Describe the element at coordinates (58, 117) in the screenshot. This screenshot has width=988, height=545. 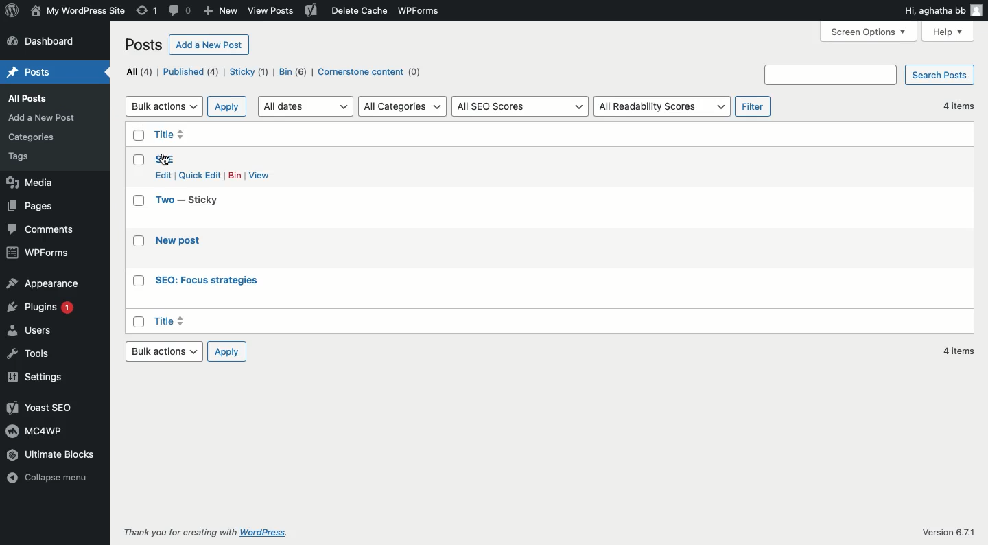
I see `Add a New Post` at that location.